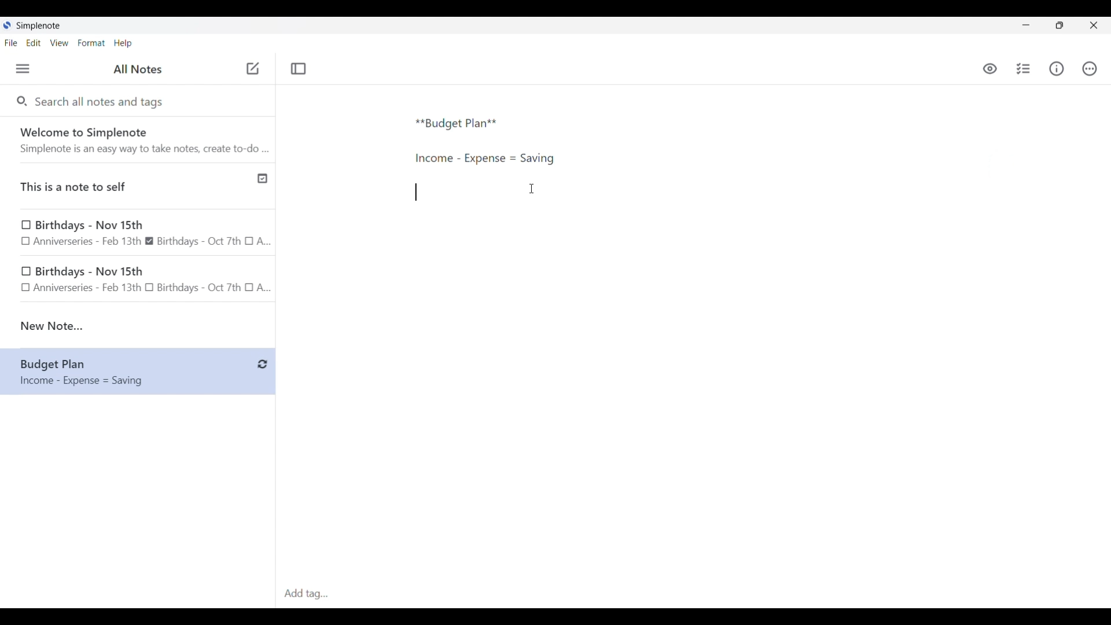  What do you see at coordinates (1026, 25) in the screenshot?
I see `Minimize` at bounding box center [1026, 25].